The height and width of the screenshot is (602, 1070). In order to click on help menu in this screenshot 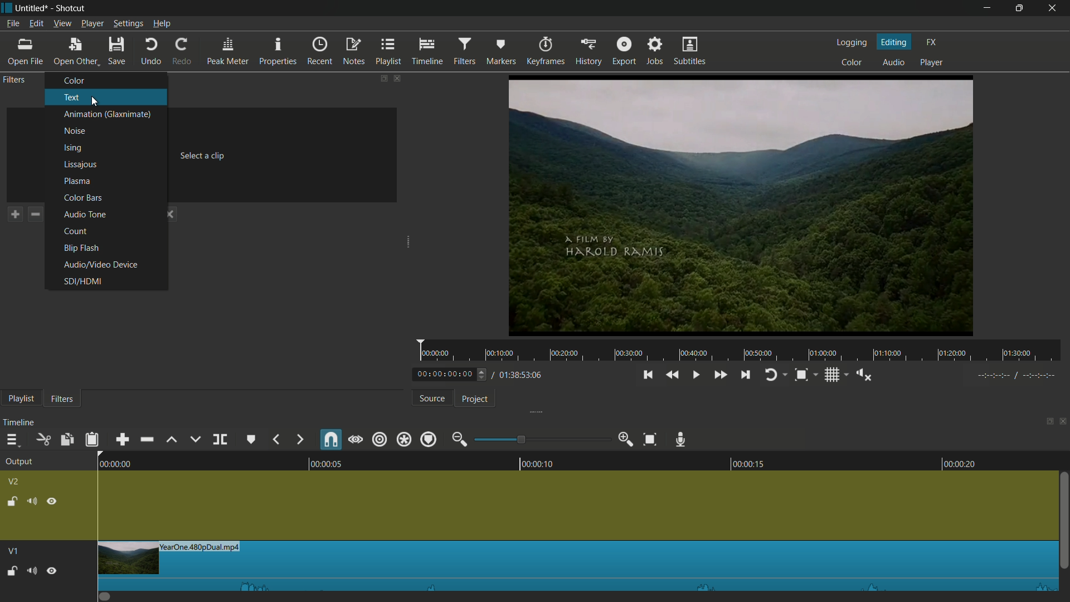, I will do `click(162, 23)`.